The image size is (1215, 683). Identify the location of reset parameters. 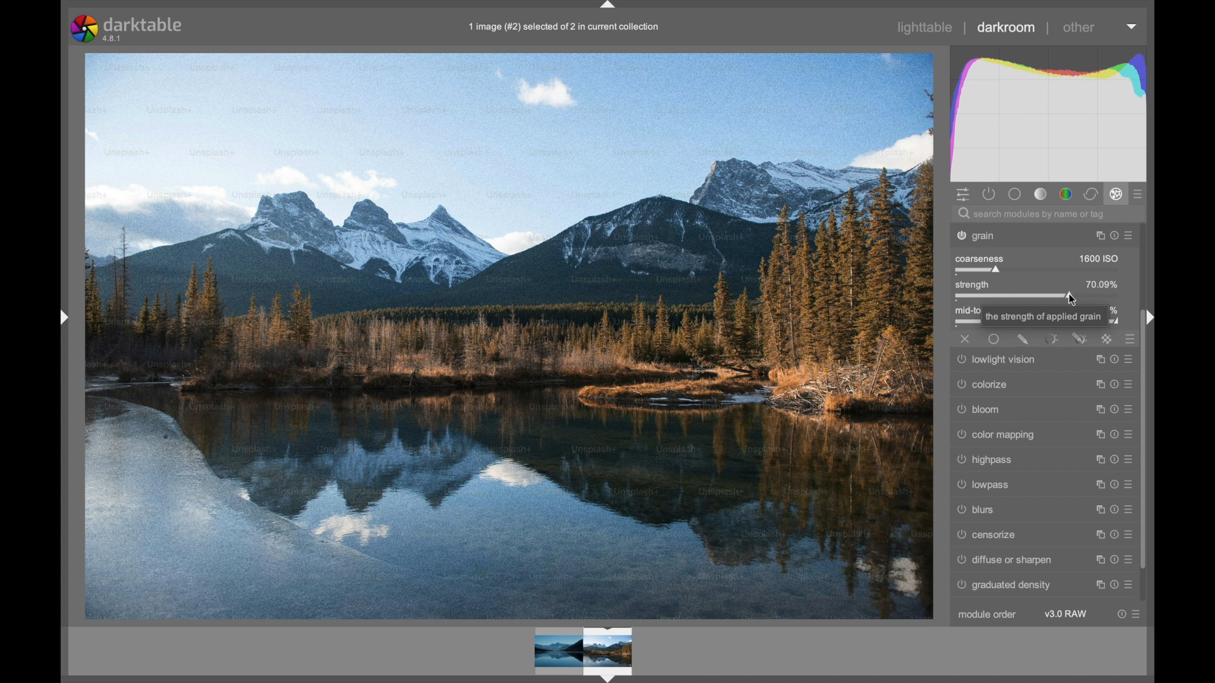
(1114, 585).